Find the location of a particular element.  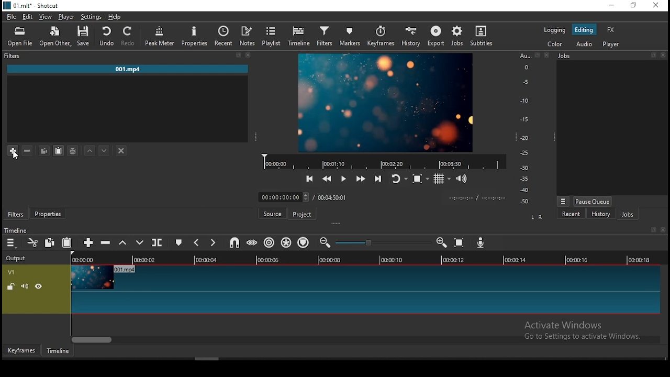

fullscreen is located at coordinates (652, 229).